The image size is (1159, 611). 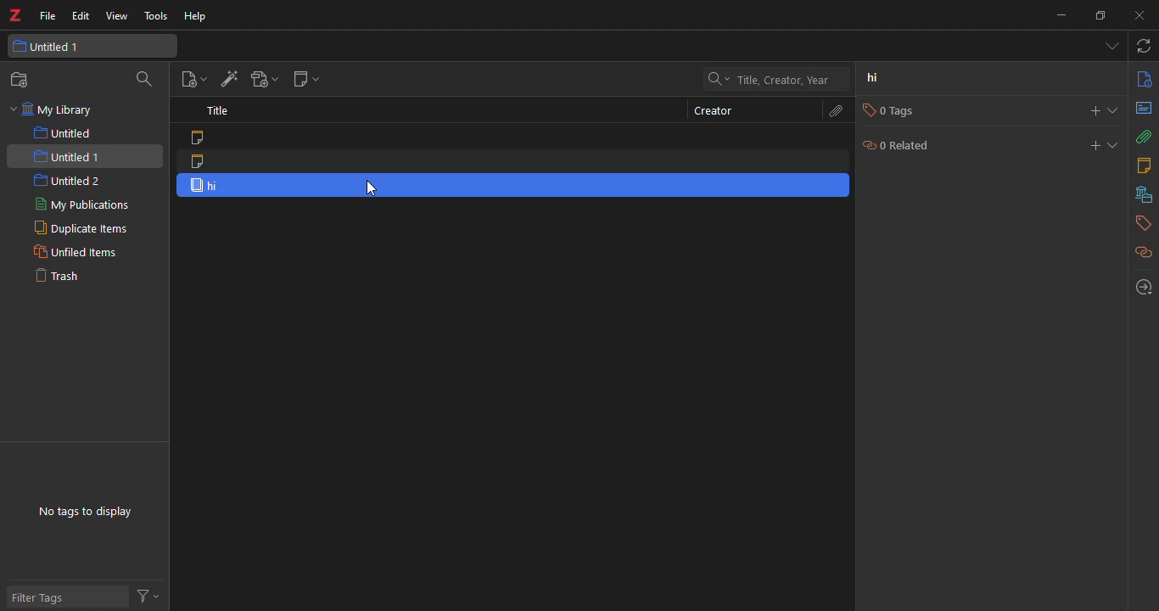 What do you see at coordinates (1115, 144) in the screenshot?
I see `expand` at bounding box center [1115, 144].